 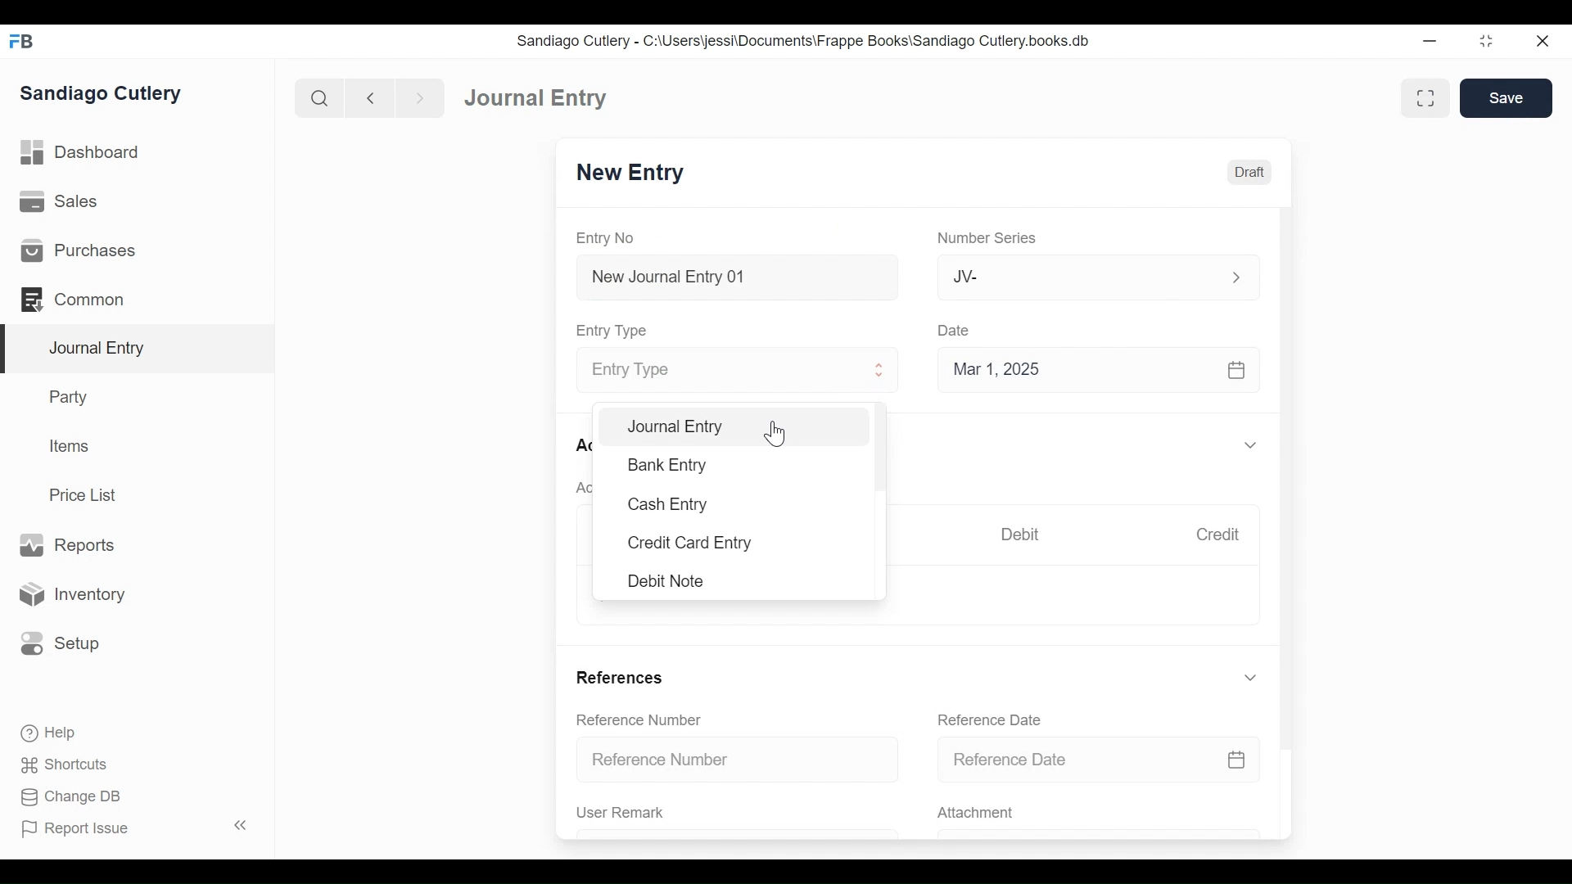 What do you see at coordinates (1252, 676) in the screenshot?
I see `expand/collapse` at bounding box center [1252, 676].